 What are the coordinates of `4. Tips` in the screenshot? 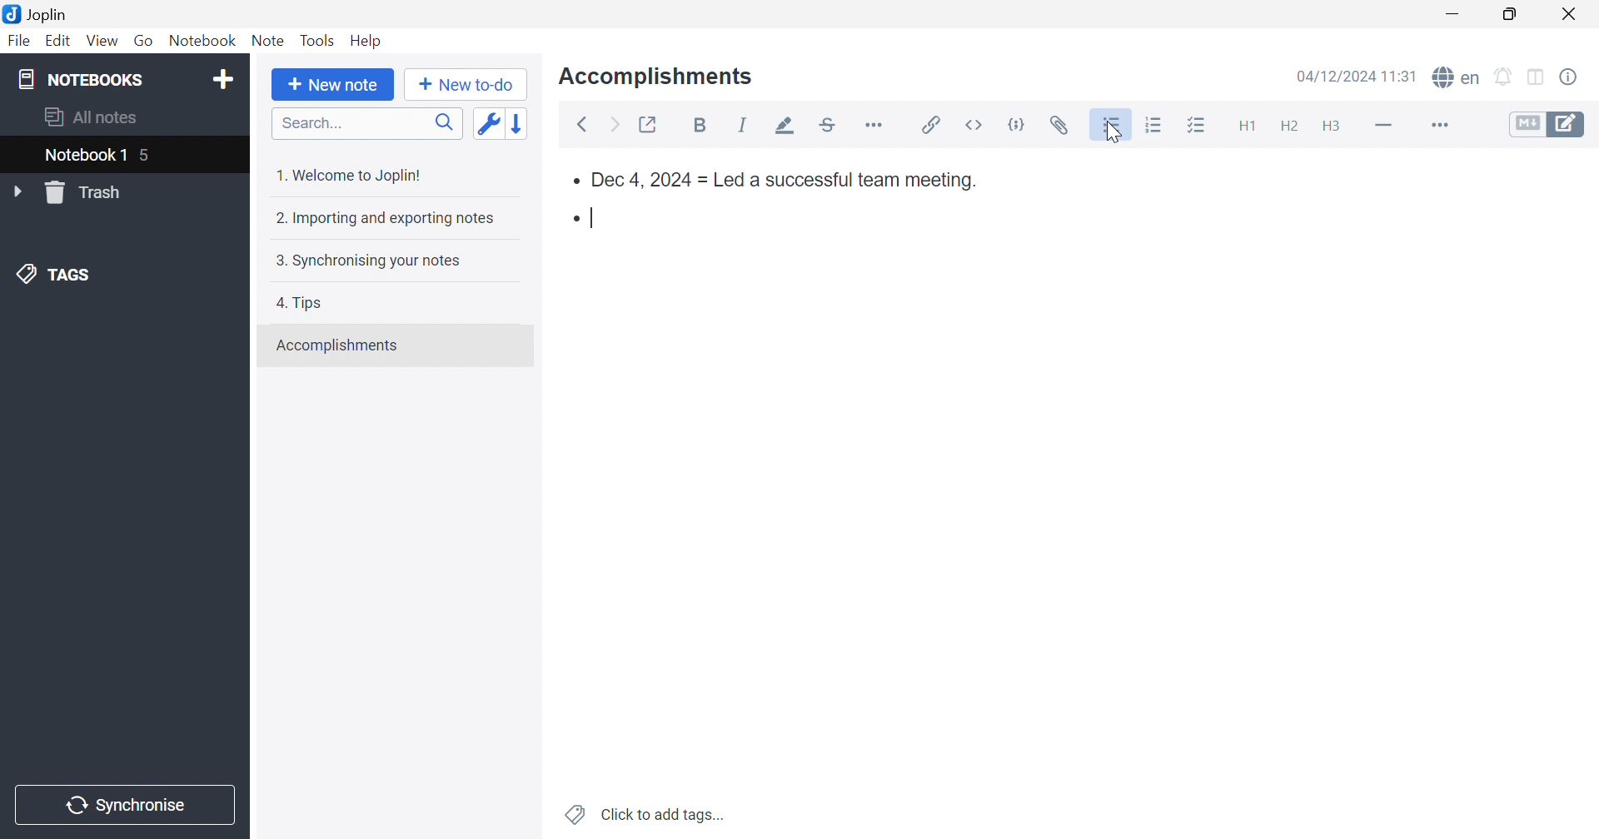 It's located at (299, 305).